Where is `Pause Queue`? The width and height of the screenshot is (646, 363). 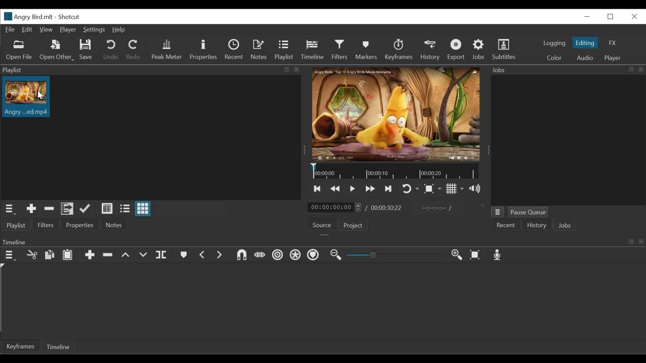
Pause Queue is located at coordinates (530, 212).